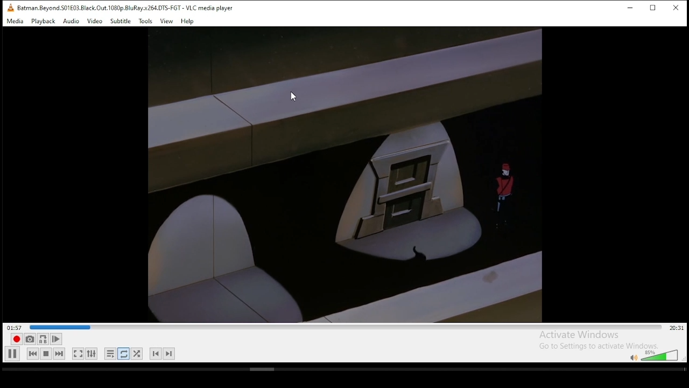 The width and height of the screenshot is (689, 388). I want to click on stop, so click(45, 354).